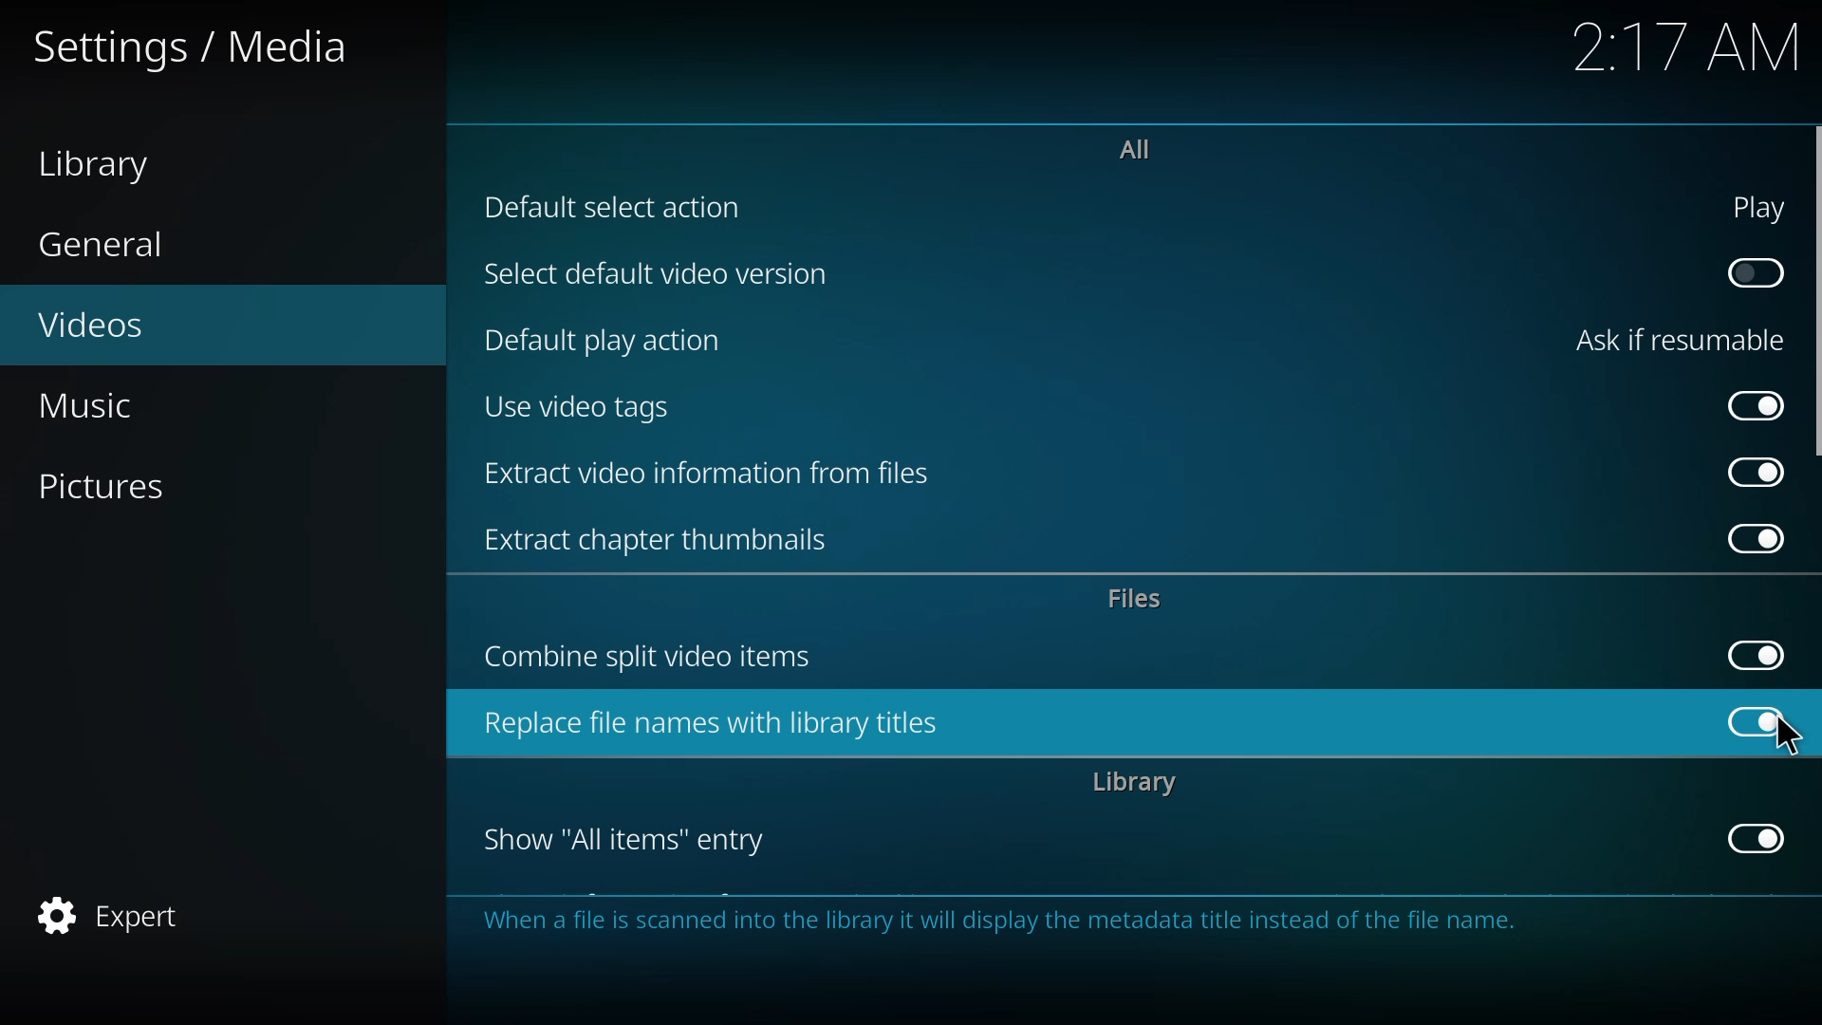  What do you see at coordinates (1757, 720) in the screenshot?
I see `enabled` at bounding box center [1757, 720].